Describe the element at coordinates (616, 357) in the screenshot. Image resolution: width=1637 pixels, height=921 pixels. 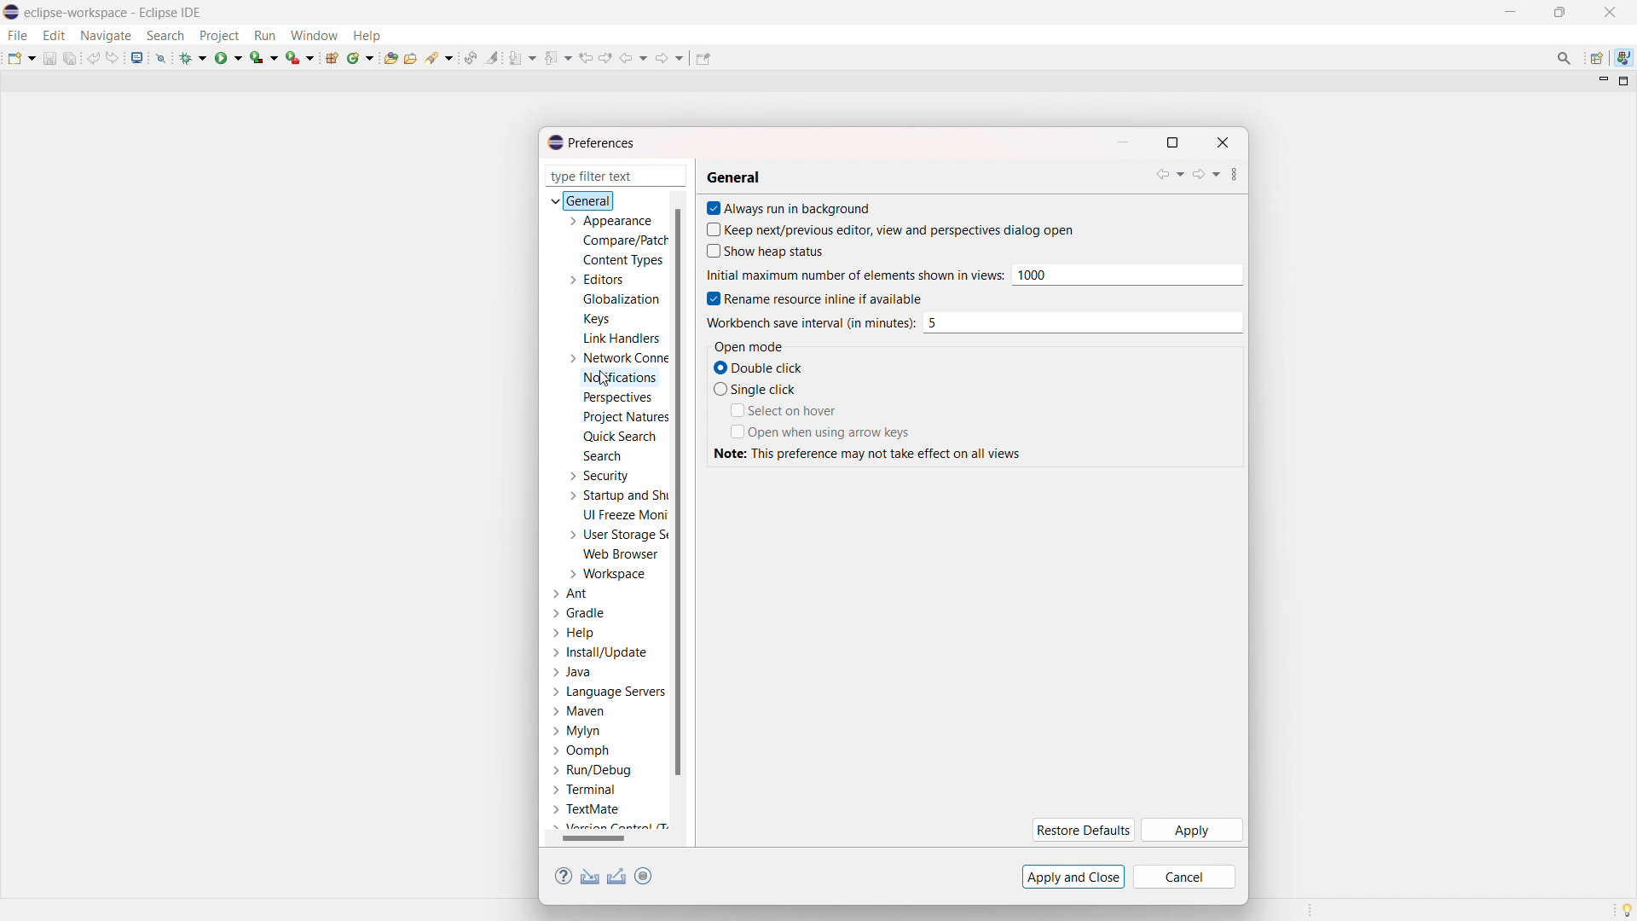
I see `network connections` at that location.